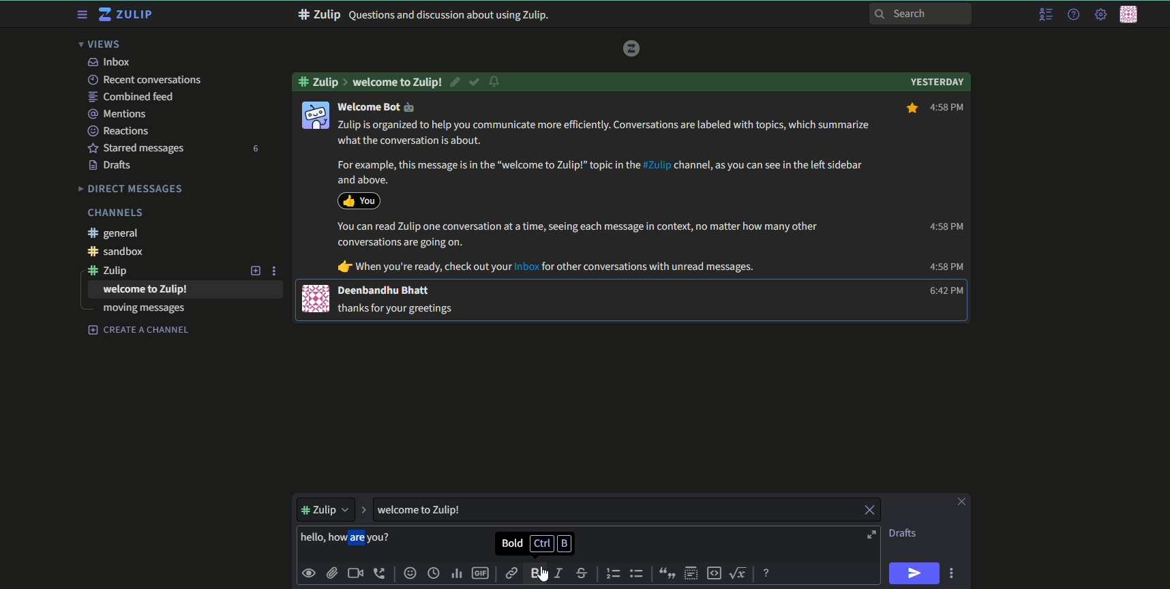  Describe the element at coordinates (276, 270) in the screenshot. I see `options` at that location.